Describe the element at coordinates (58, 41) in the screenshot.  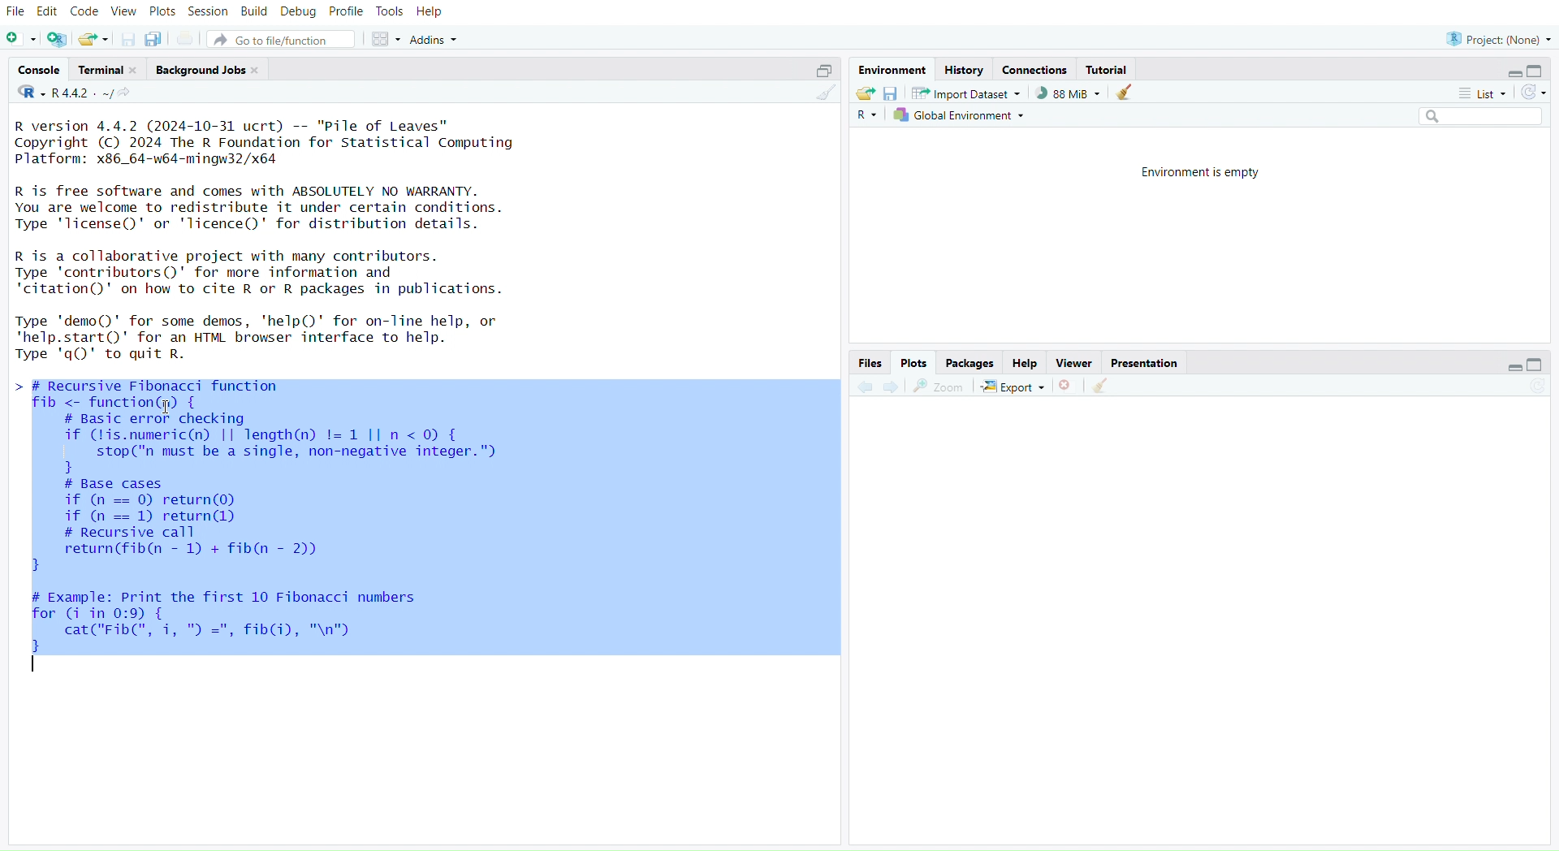
I see `create a project` at that location.